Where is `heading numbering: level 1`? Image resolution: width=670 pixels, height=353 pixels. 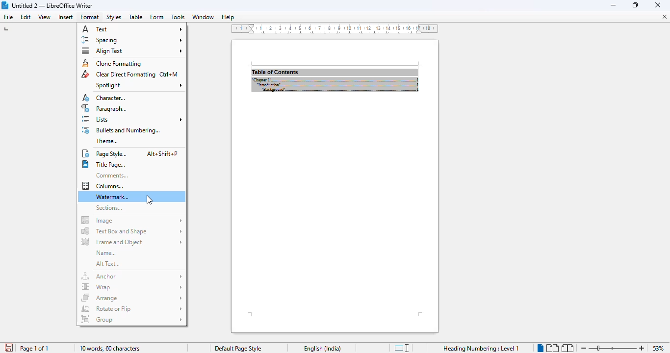
heading numbering: level 1 is located at coordinates (482, 349).